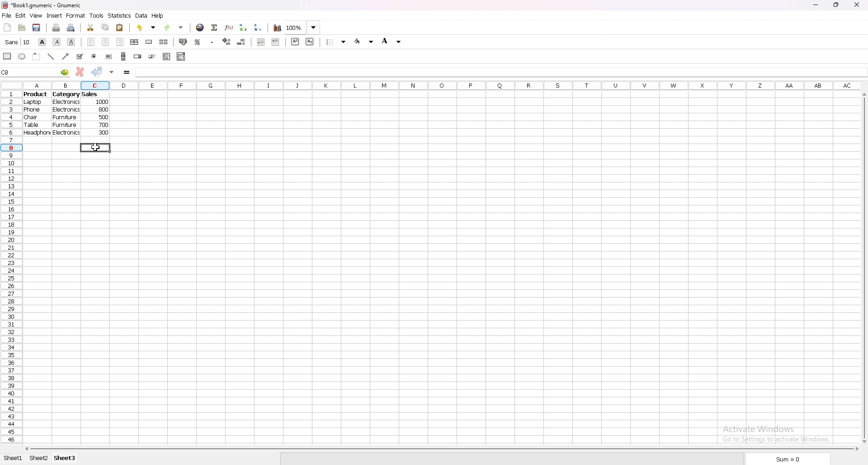  What do you see at coordinates (34, 73) in the screenshot?
I see `selected cell` at bounding box center [34, 73].